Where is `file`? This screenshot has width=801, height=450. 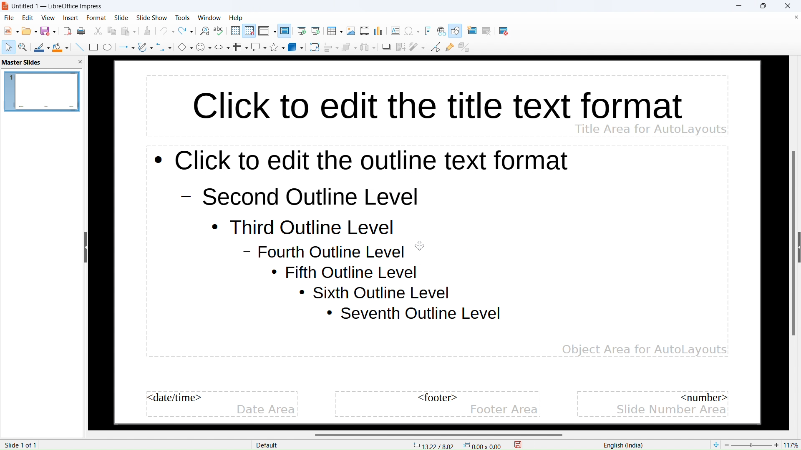
file is located at coordinates (9, 18).